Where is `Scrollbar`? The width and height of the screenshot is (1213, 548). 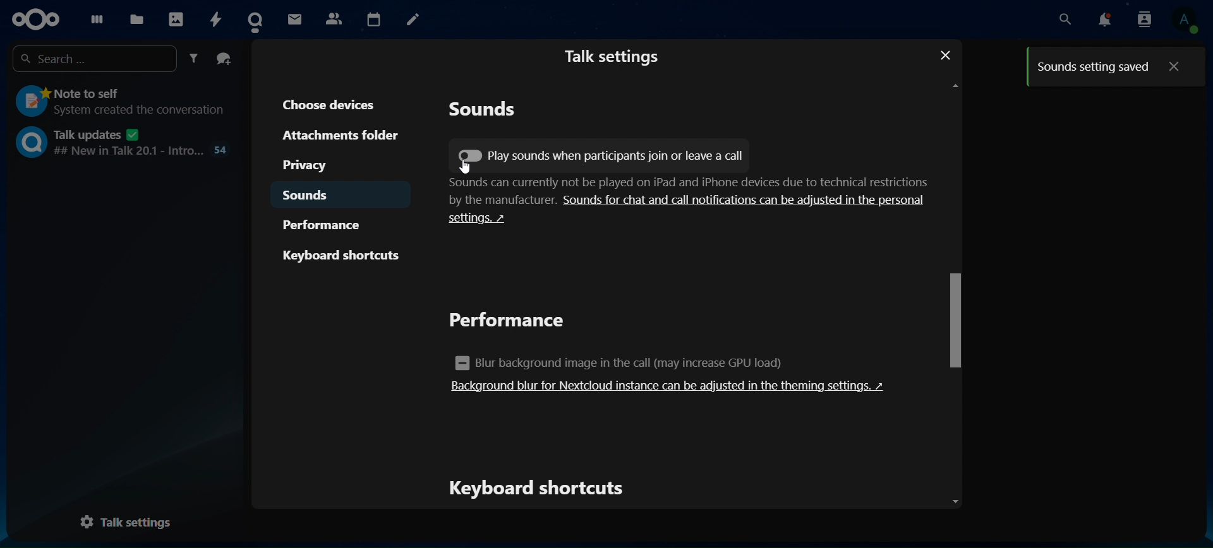 Scrollbar is located at coordinates (954, 290).